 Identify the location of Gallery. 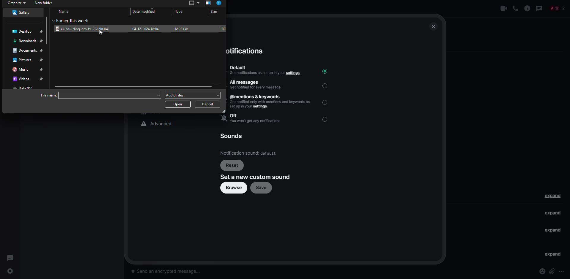
(23, 13).